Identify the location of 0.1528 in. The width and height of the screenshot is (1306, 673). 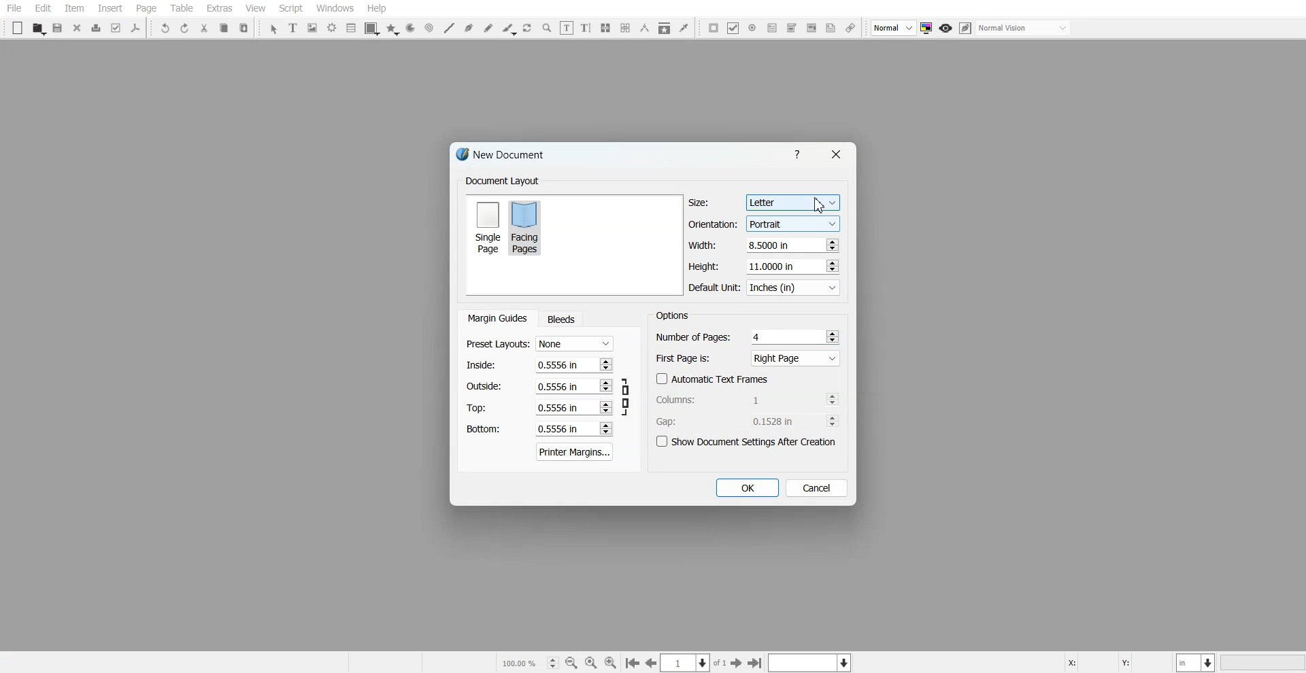
(777, 421).